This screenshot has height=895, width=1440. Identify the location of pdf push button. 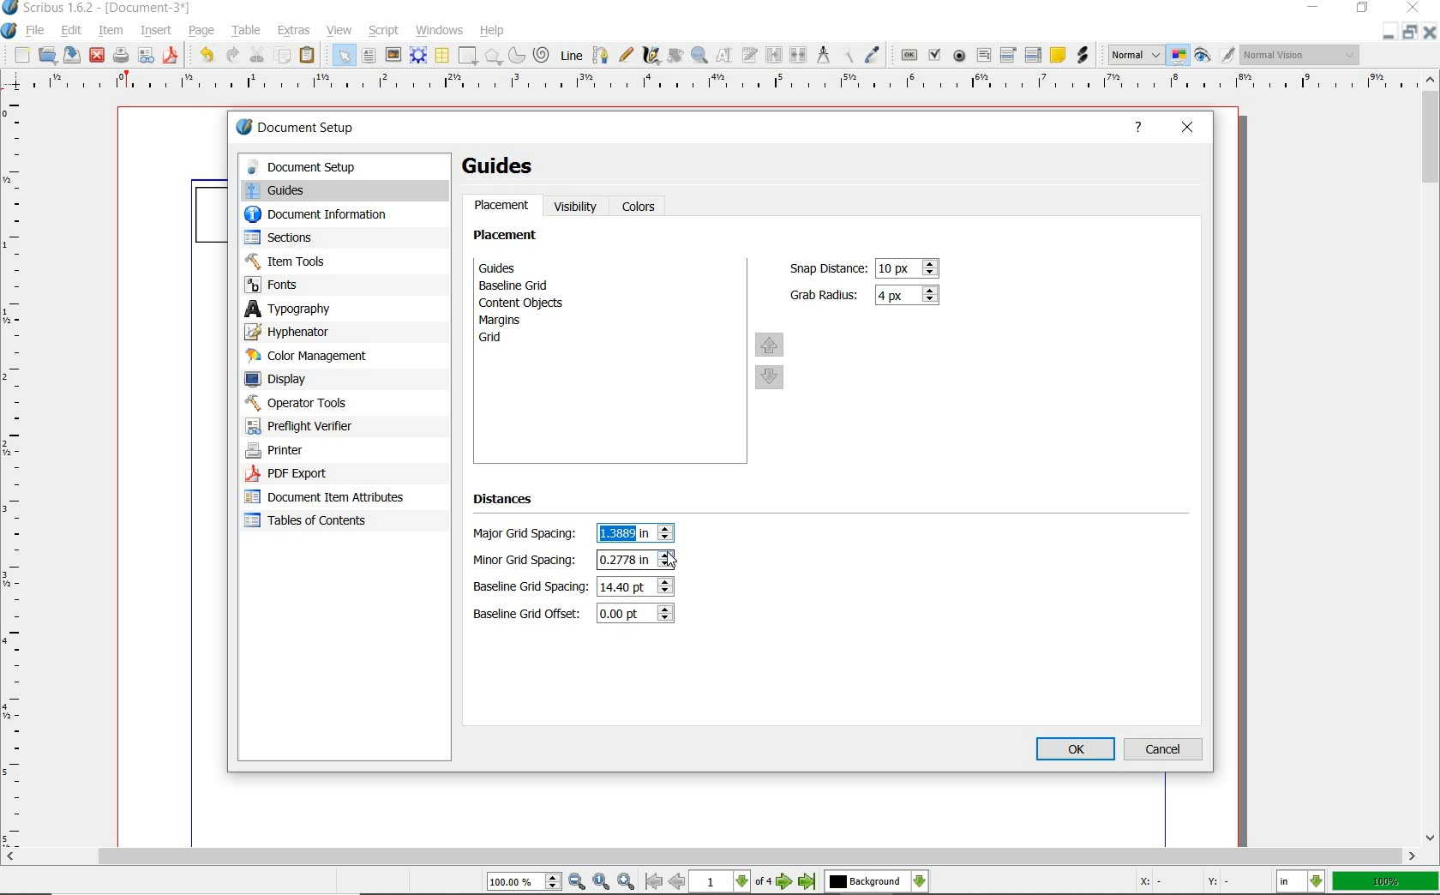
(909, 54).